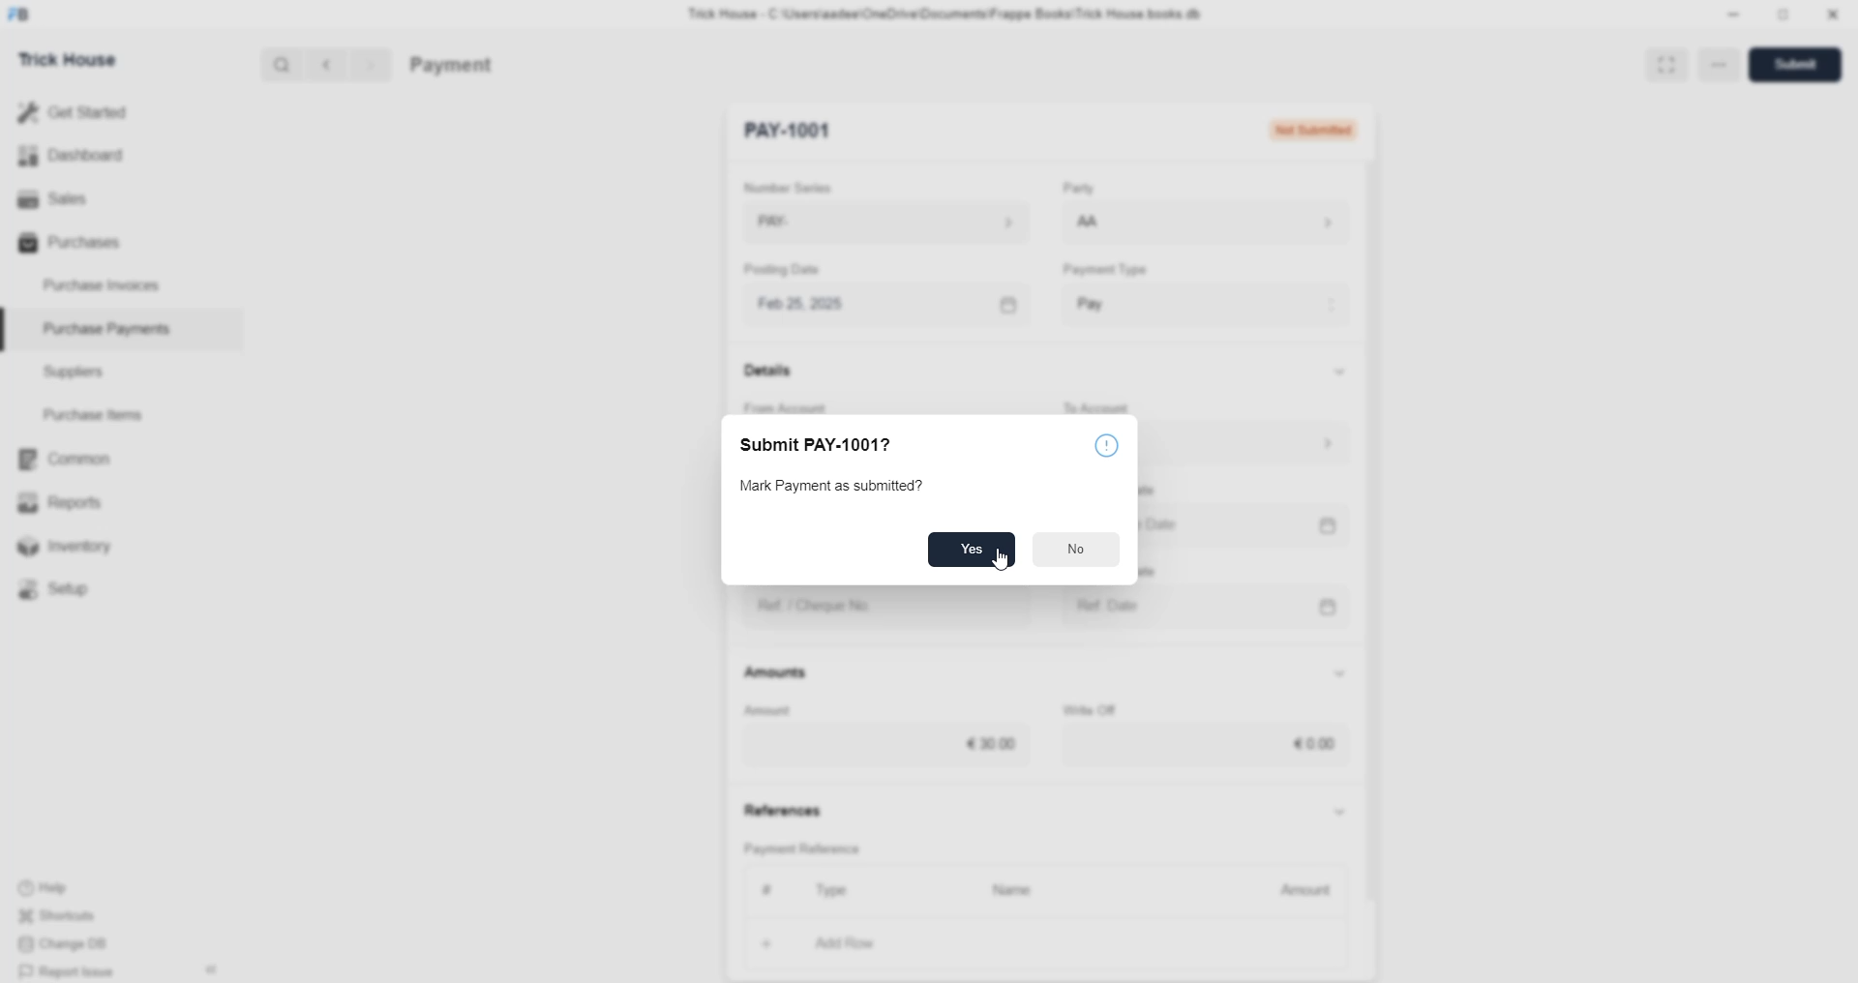  Describe the element at coordinates (1076, 552) in the screenshot. I see `No` at that location.